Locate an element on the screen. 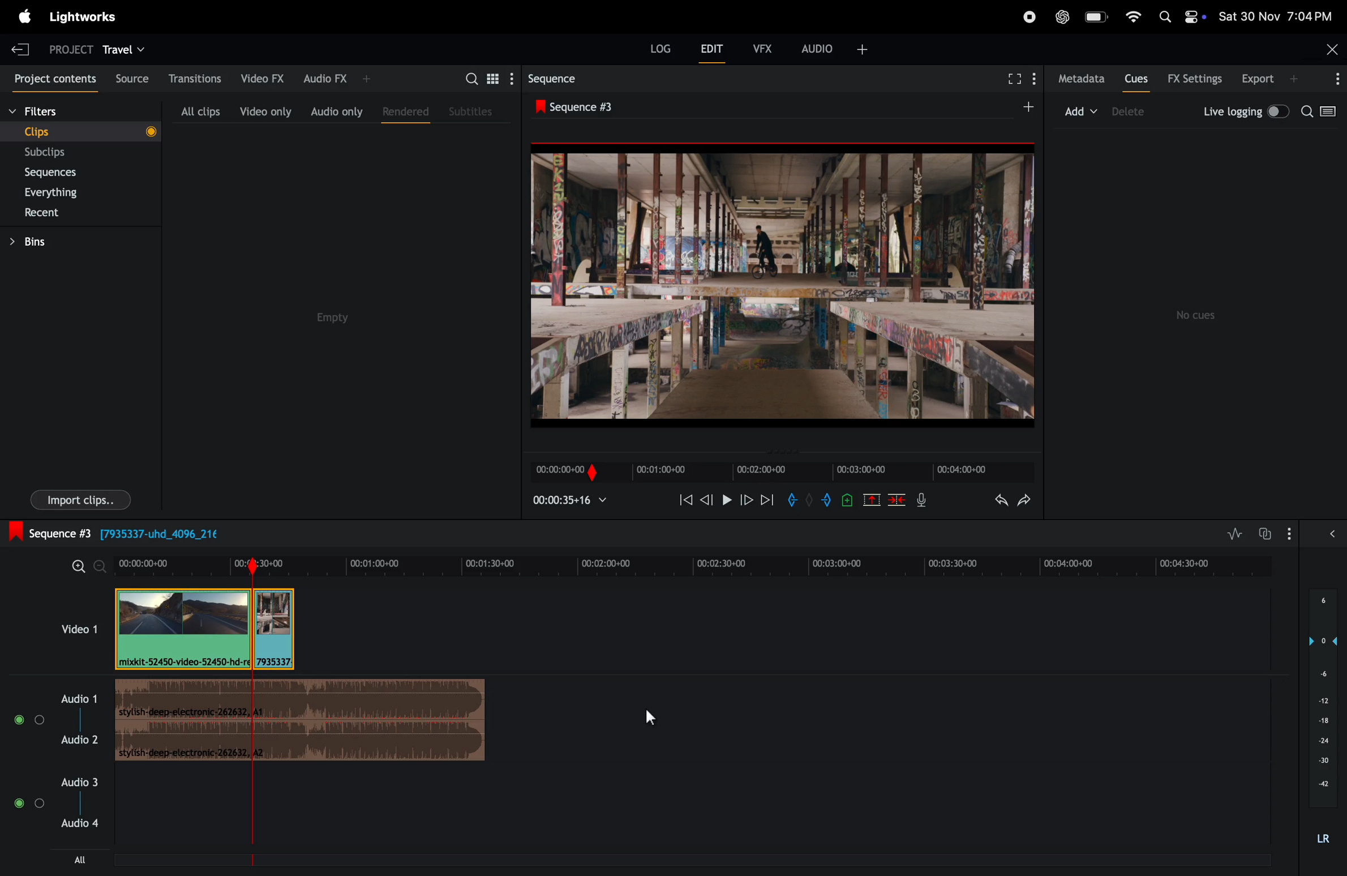 The height and width of the screenshot is (876, 1347). chatgpt is located at coordinates (1063, 15).